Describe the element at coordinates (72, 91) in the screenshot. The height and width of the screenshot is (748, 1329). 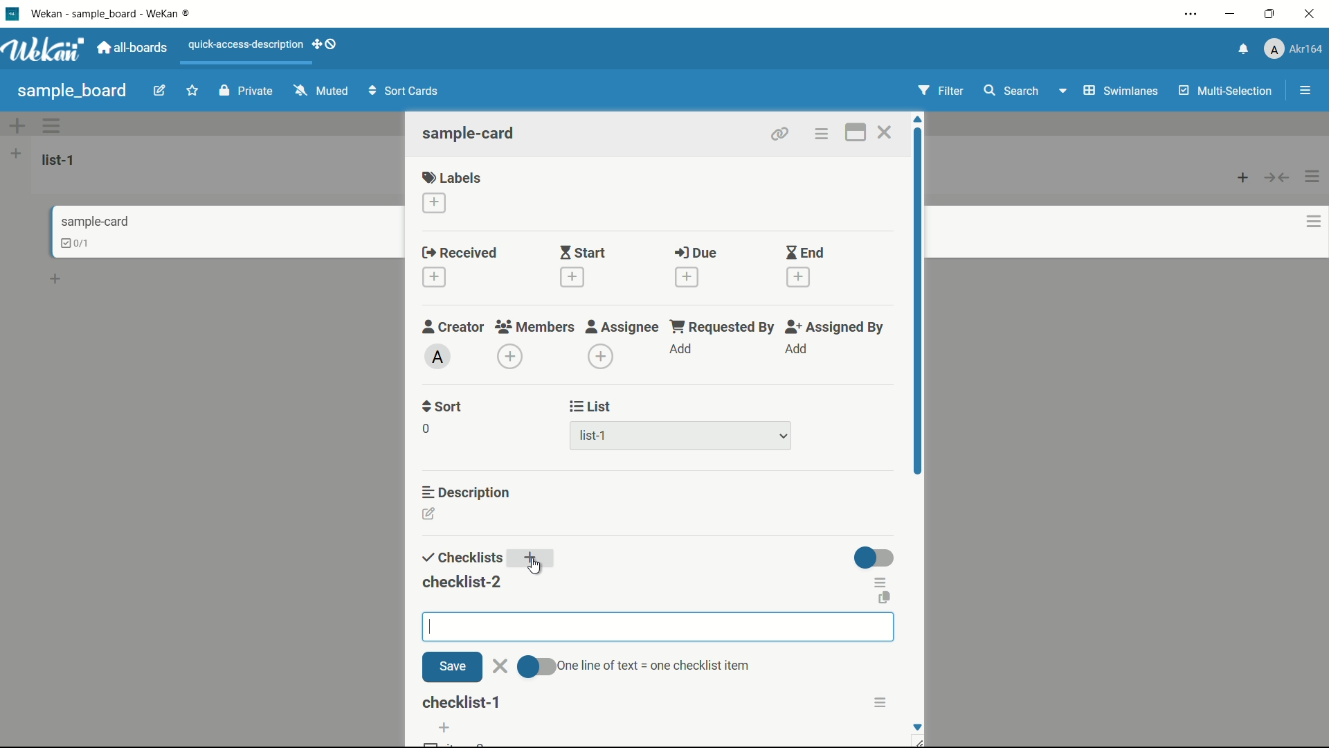
I see `board name` at that location.